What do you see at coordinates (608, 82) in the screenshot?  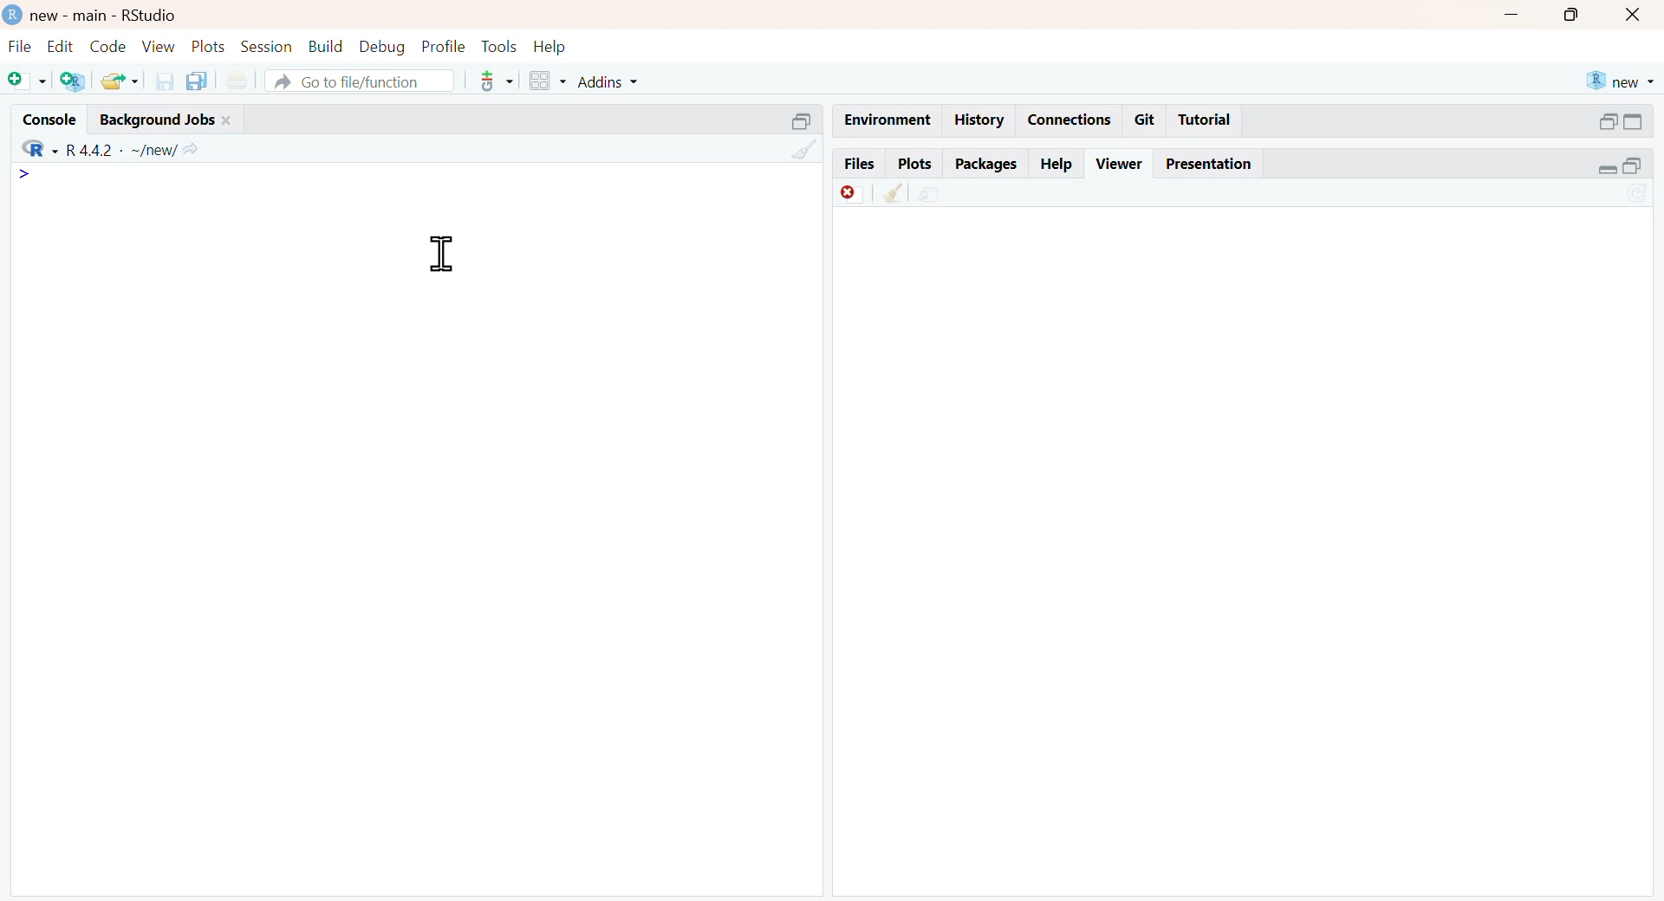 I see `Addins +` at bounding box center [608, 82].